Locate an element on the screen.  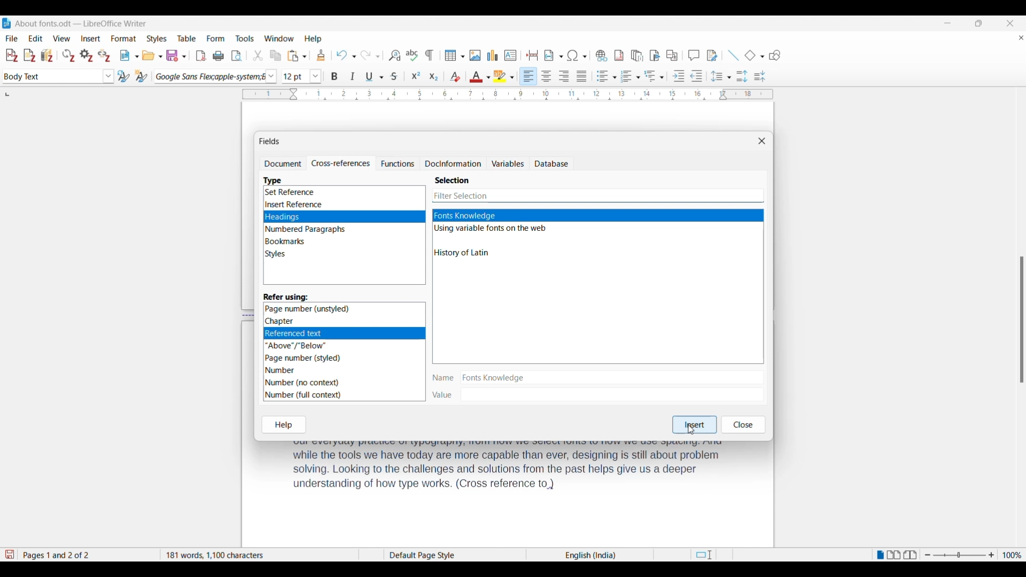
Export directly as PDF is located at coordinates (201, 56).